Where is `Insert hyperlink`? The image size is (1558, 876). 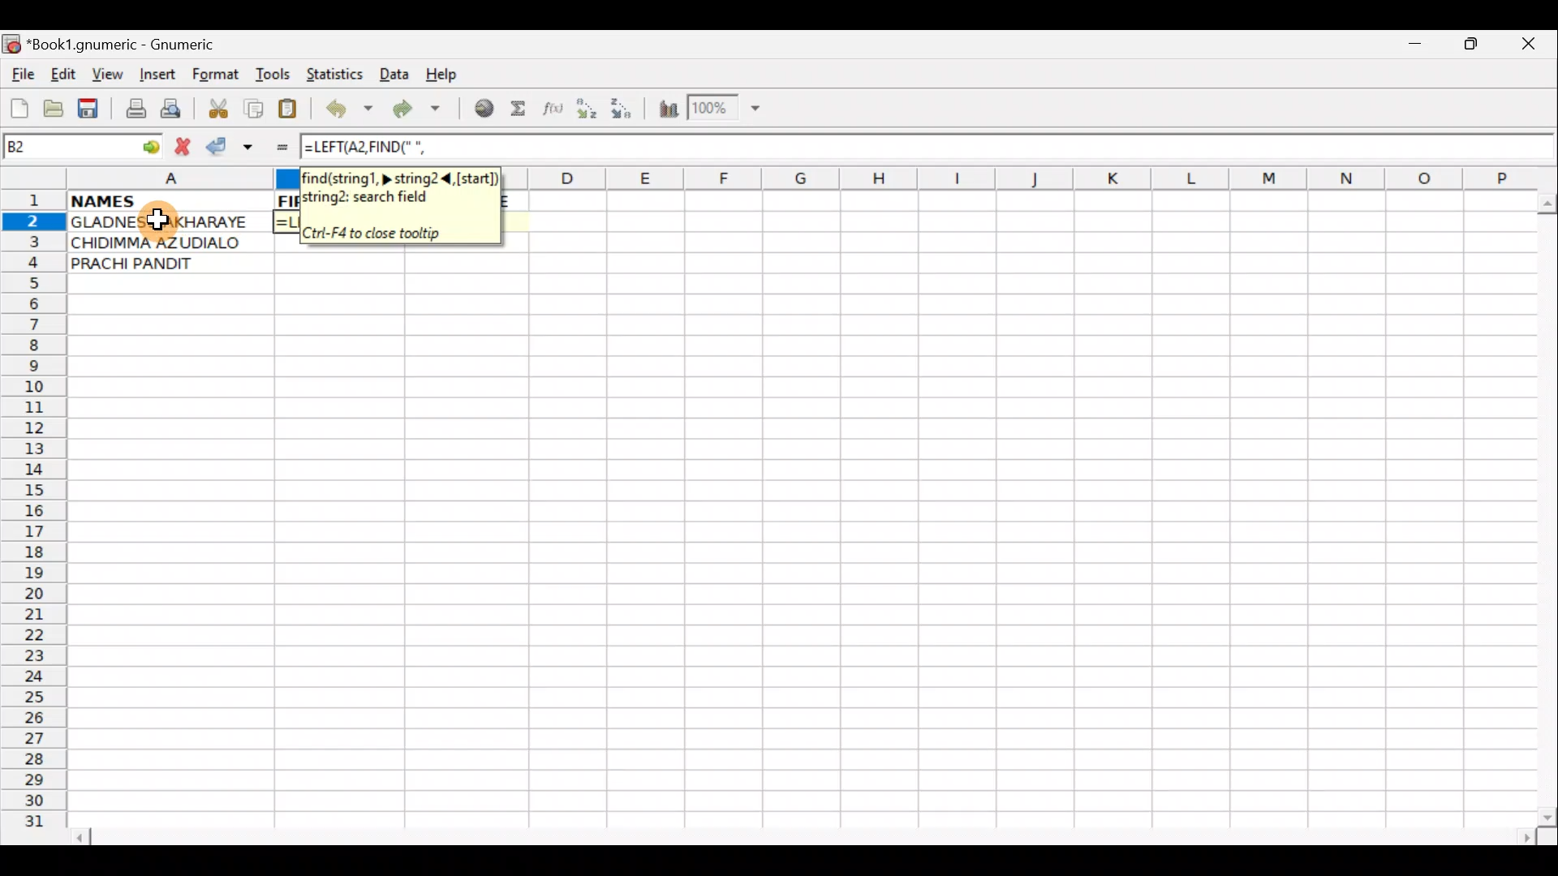
Insert hyperlink is located at coordinates (481, 109).